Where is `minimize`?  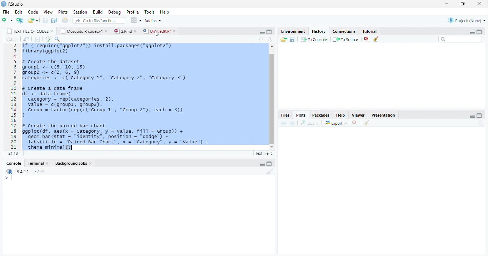
minimize is located at coordinates (262, 165).